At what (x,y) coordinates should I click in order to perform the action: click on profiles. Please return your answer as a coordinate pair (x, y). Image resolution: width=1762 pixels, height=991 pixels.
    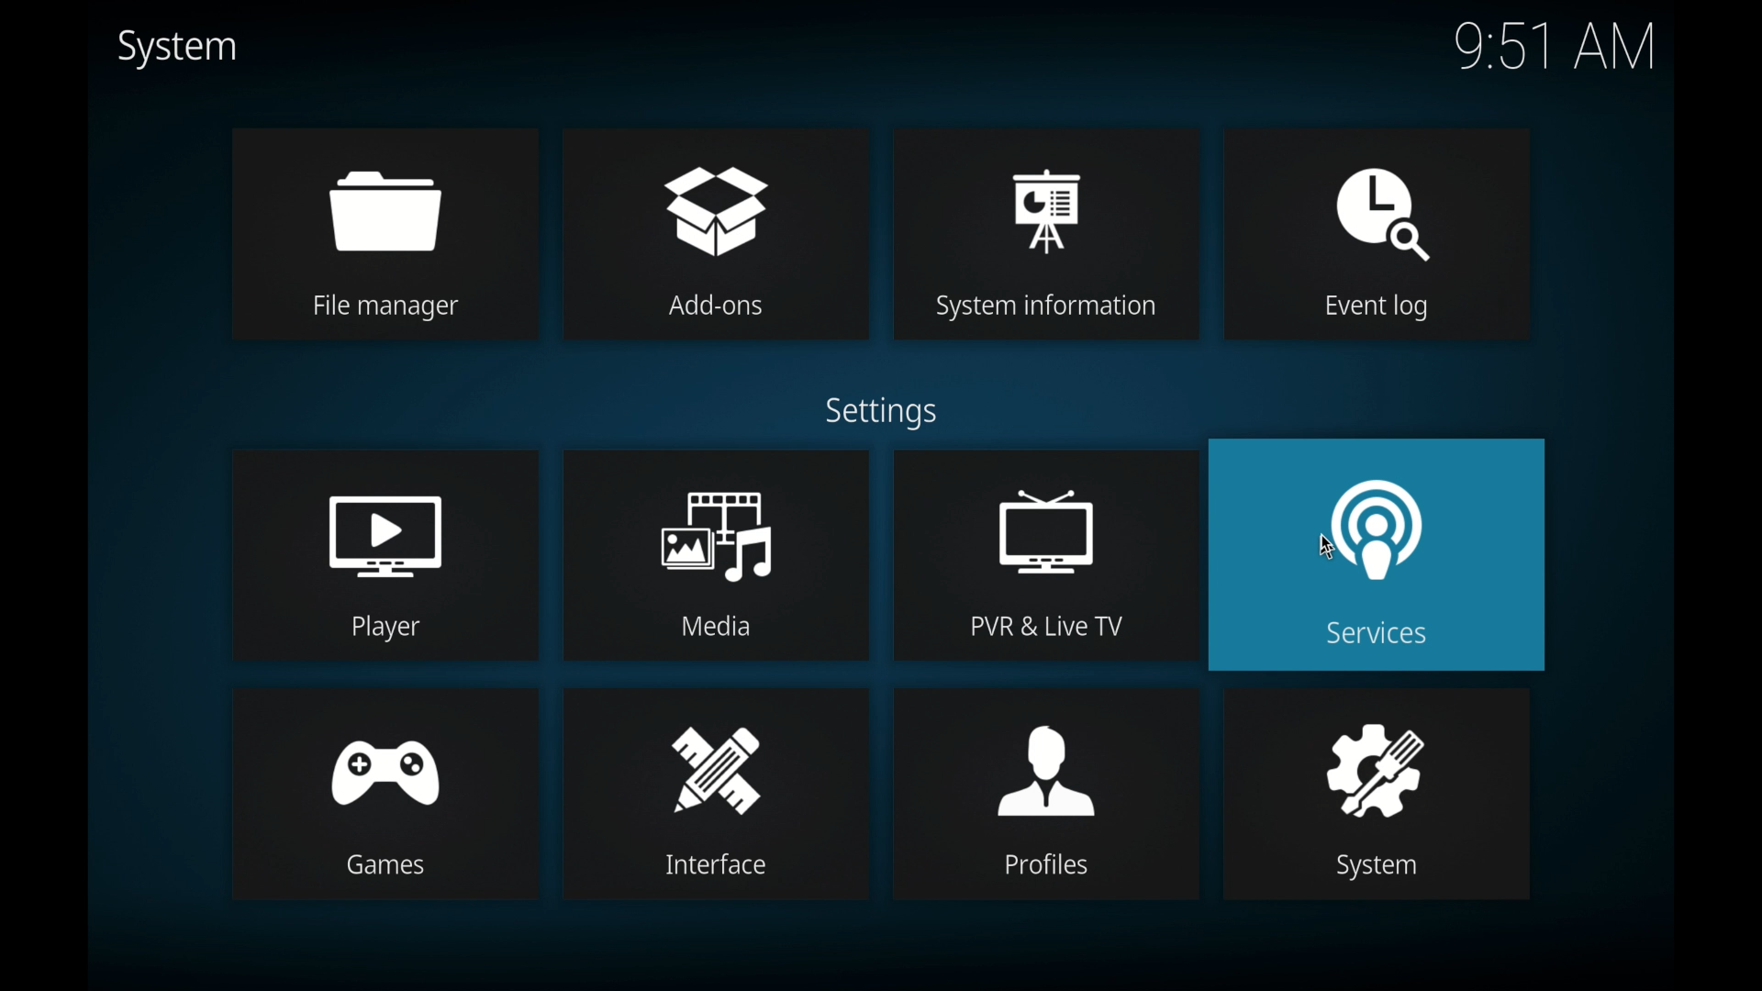
    Looking at the image, I should click on (1047, 796).